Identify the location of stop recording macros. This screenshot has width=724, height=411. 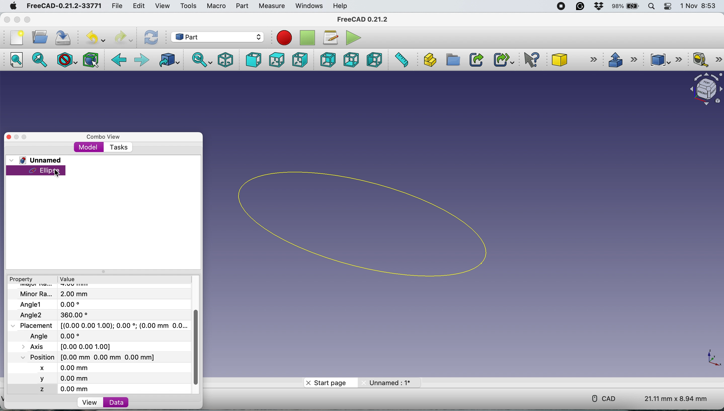
(309, 37).